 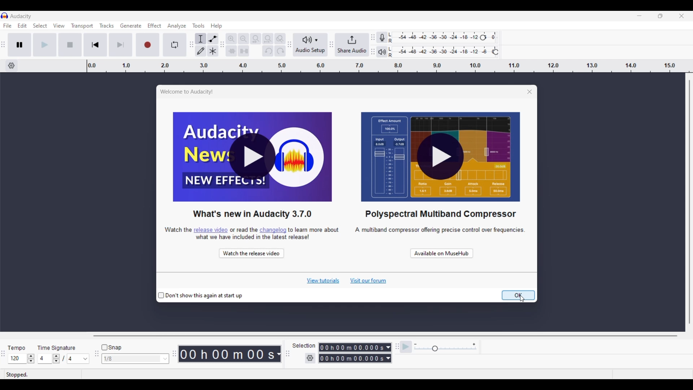 What do you see at coordinates (289, 355) in the screenshot?
I see `toolbar` at bounding box center [289, 355].